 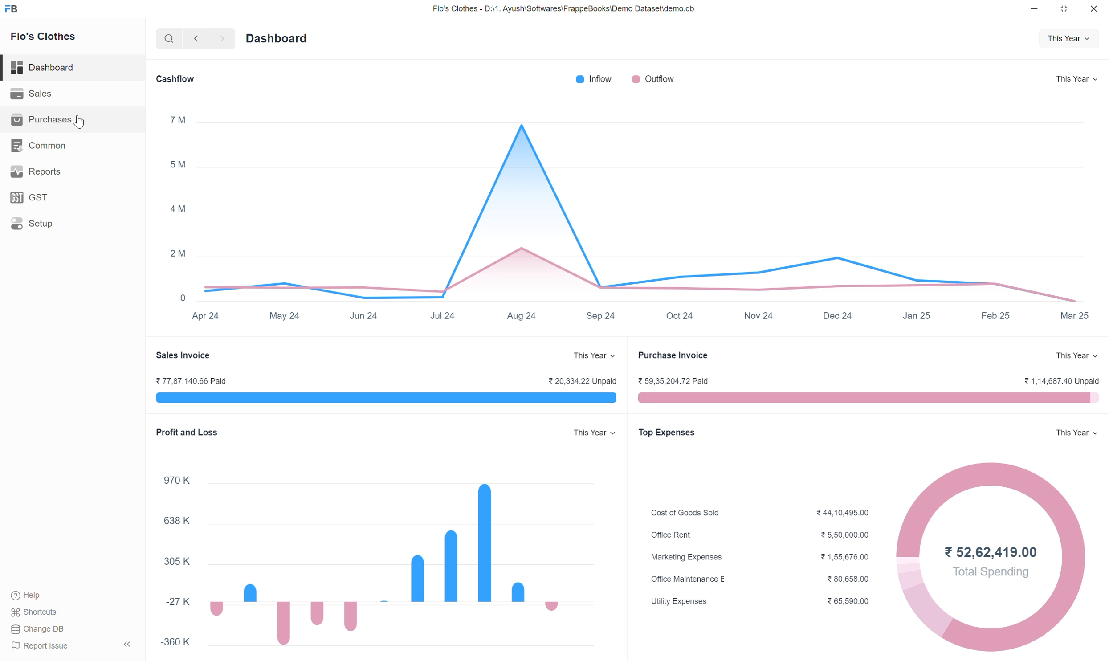 I want to click on total spending, so click(x=993, y=572).